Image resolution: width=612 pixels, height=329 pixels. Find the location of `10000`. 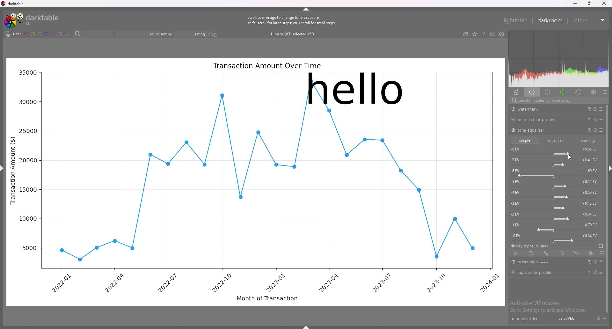

10000 is located at coordinates (27, 219).